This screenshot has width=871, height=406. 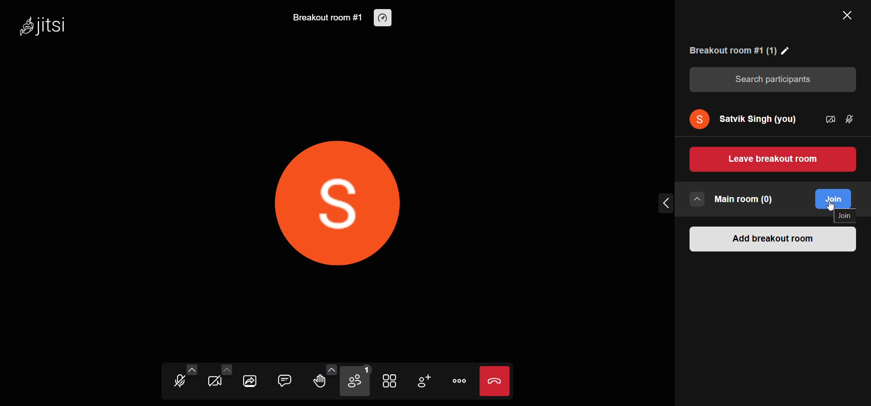 What do you see at coordinates (178, 380) in the screenshot?
I see `microphone` at bounding box center [178, 380].